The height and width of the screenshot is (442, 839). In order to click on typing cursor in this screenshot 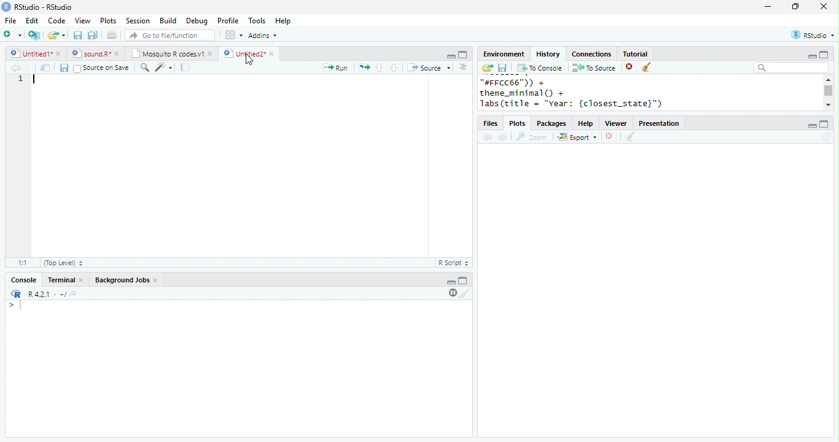, I will do `click(36, 80)`.